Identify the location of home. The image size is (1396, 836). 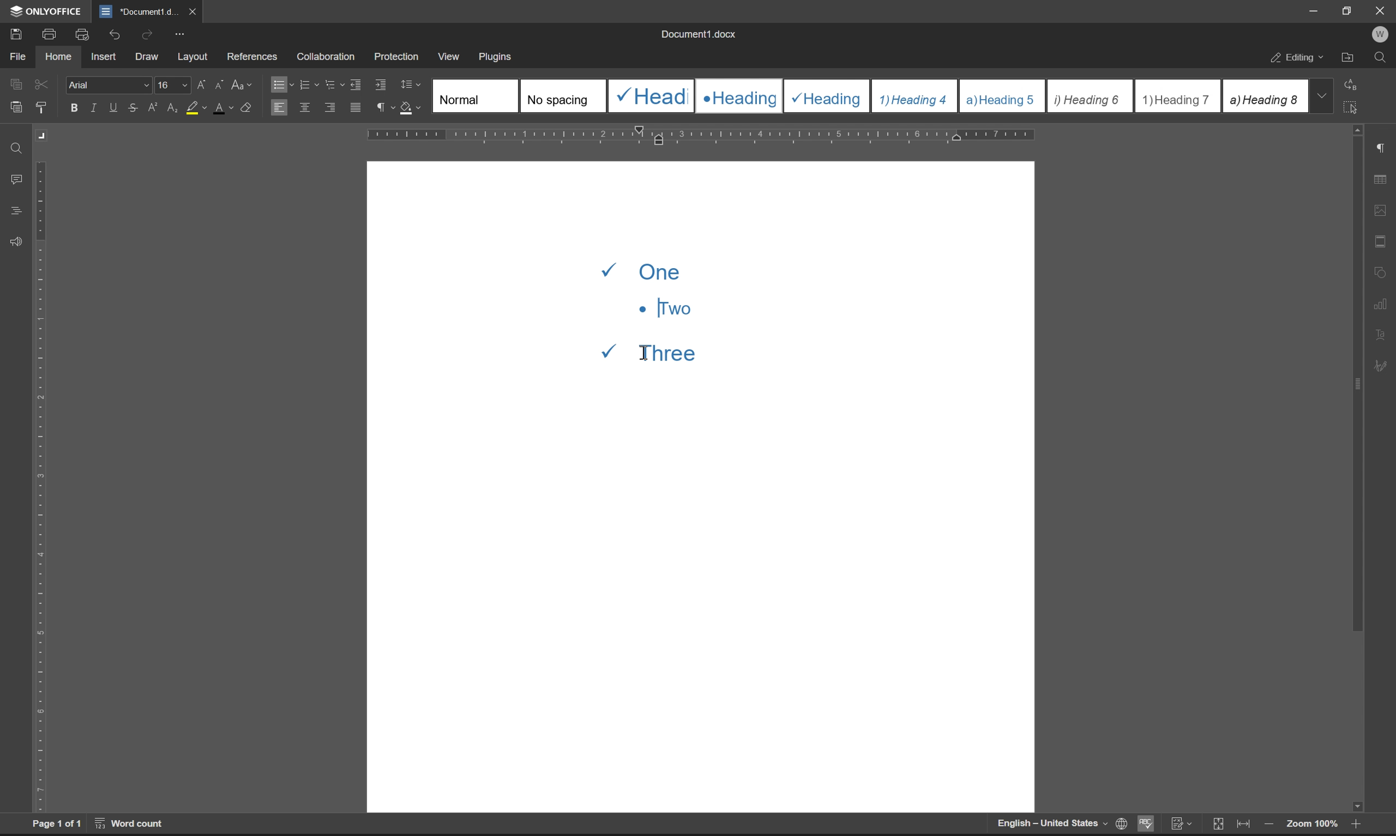
(57, 55).